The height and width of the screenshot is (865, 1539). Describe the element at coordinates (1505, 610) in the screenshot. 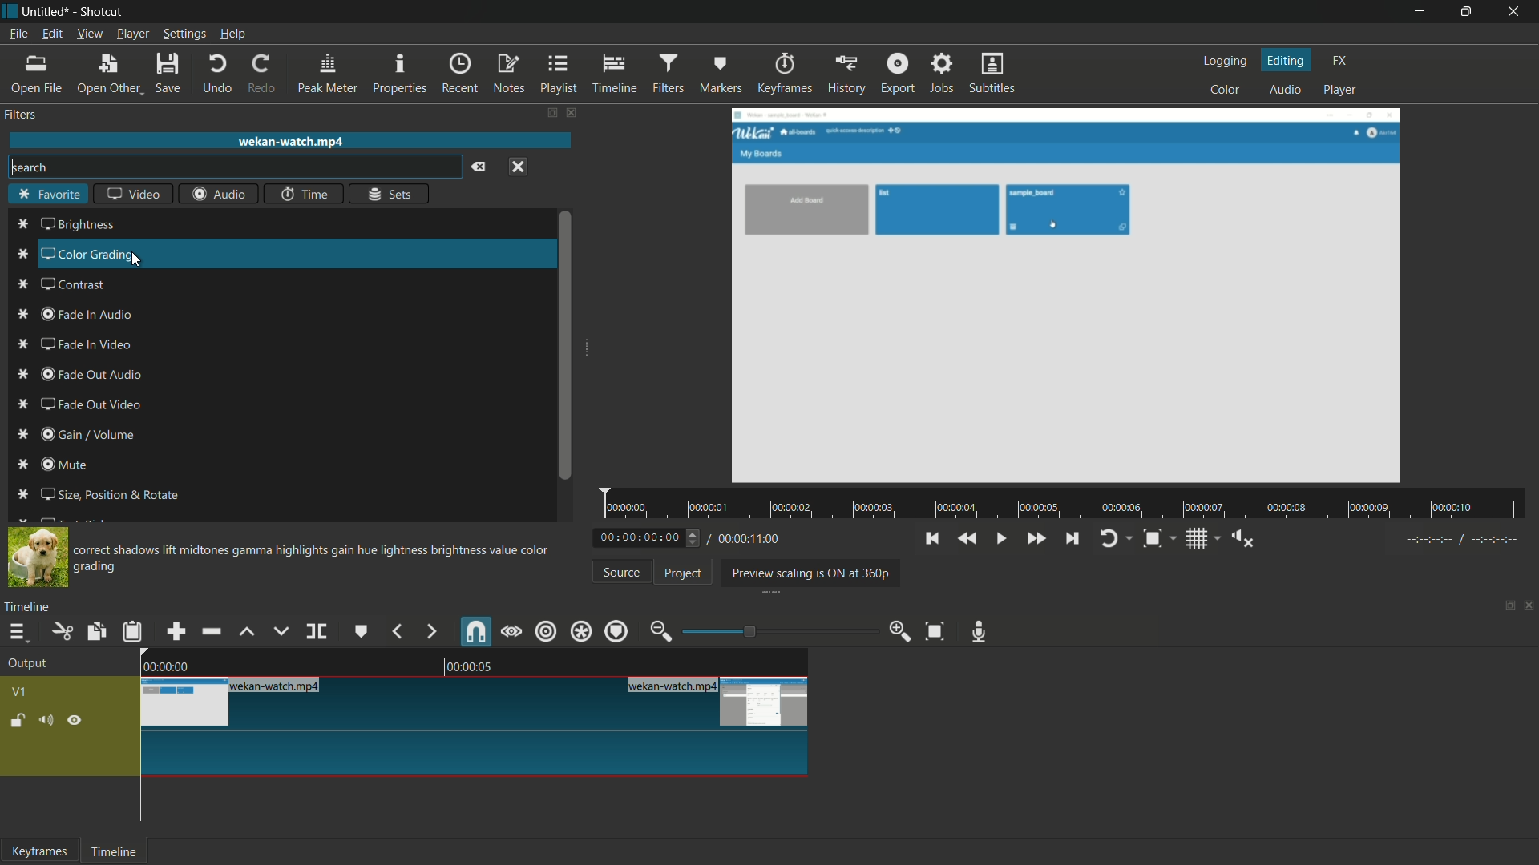

I see `change layout` at that location.